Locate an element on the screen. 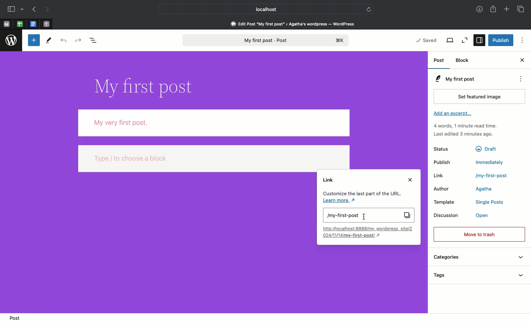  Options is located at coordinates (523, 40).